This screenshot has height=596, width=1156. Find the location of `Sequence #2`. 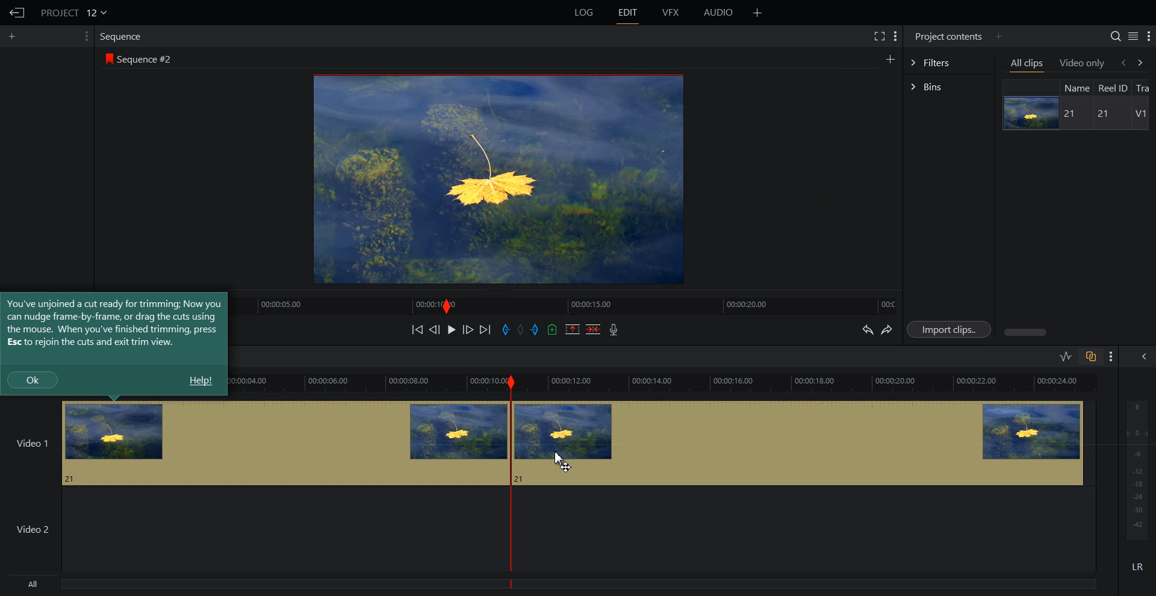

Sequence #2 is located at coordinates (147, 57).